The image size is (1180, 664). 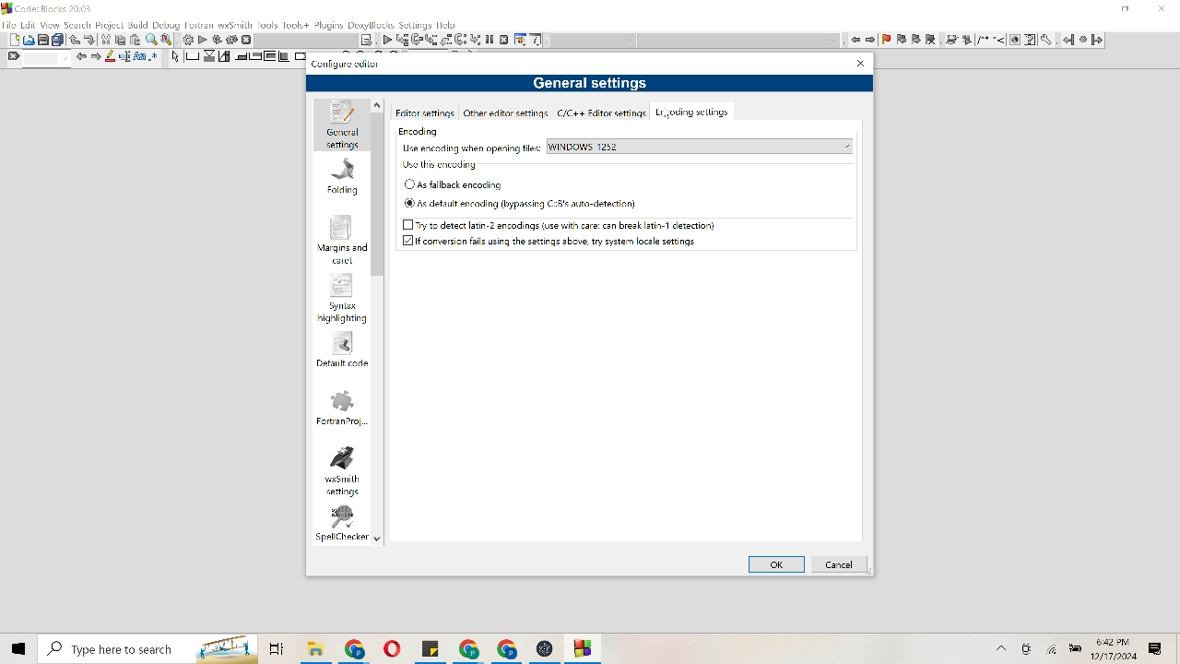 I want to click on Code Blocks 20.3, so click(x=46, y=7).